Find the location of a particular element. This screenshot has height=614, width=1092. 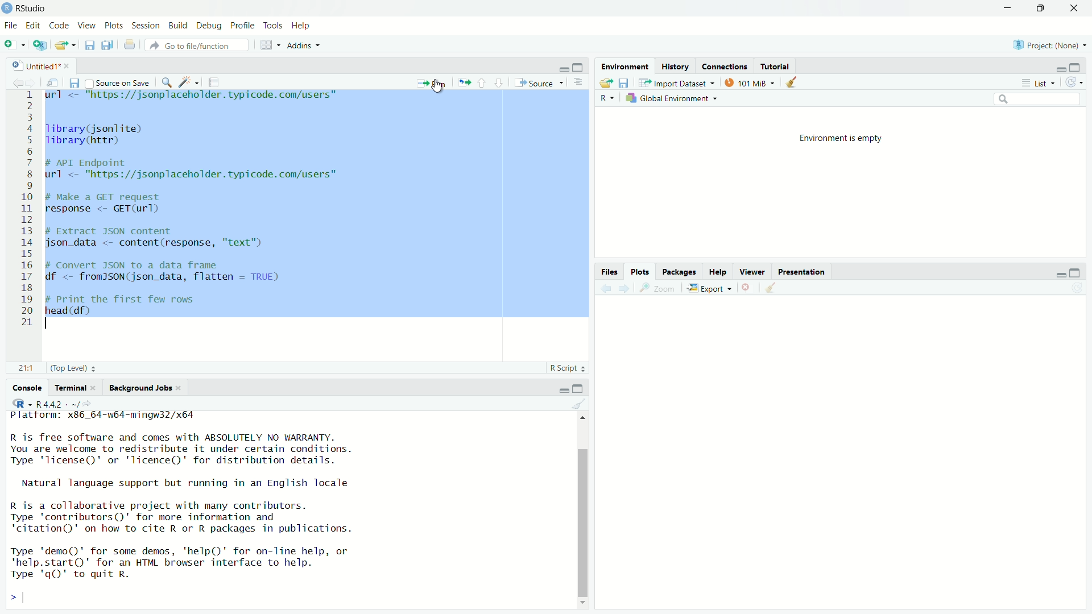

Re-run is located at coordinates (462, 81).